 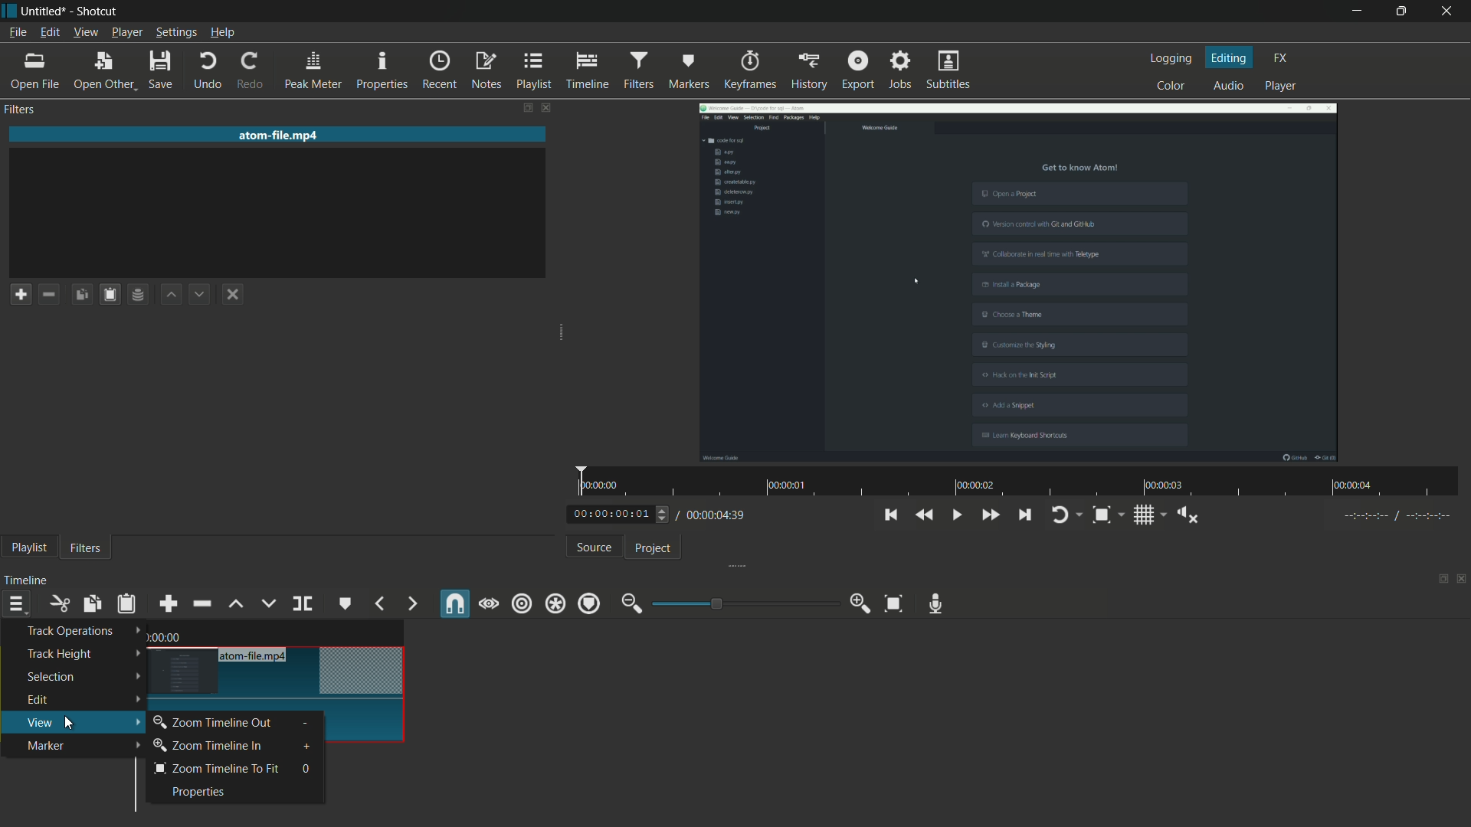 What do you see at coordinates (110, 294) in the screenshot?
I see `paste filters` at bounding box center [110, 294].